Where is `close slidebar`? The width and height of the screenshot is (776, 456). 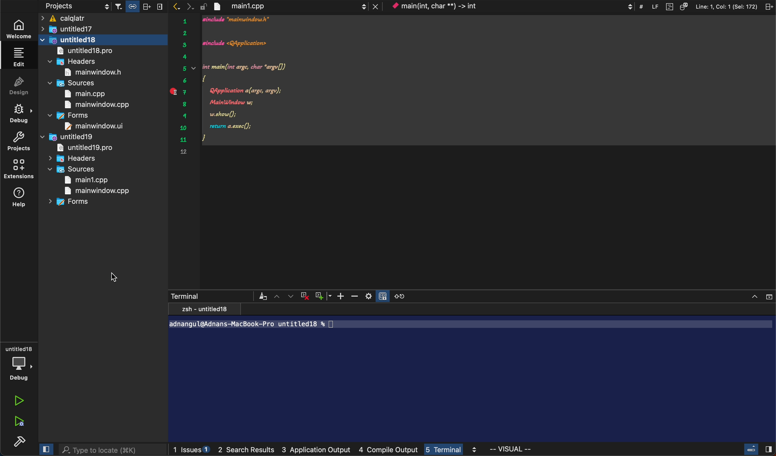
close slidebar is located at coordinates (757, 450).